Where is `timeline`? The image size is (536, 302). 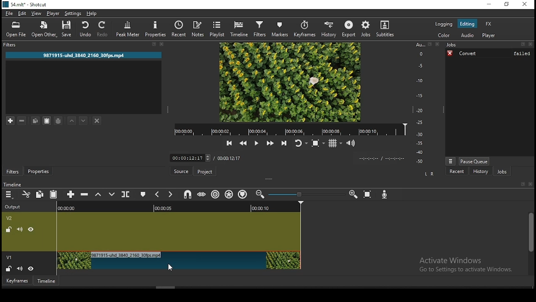
timeline is located at coordinates (240, 29).